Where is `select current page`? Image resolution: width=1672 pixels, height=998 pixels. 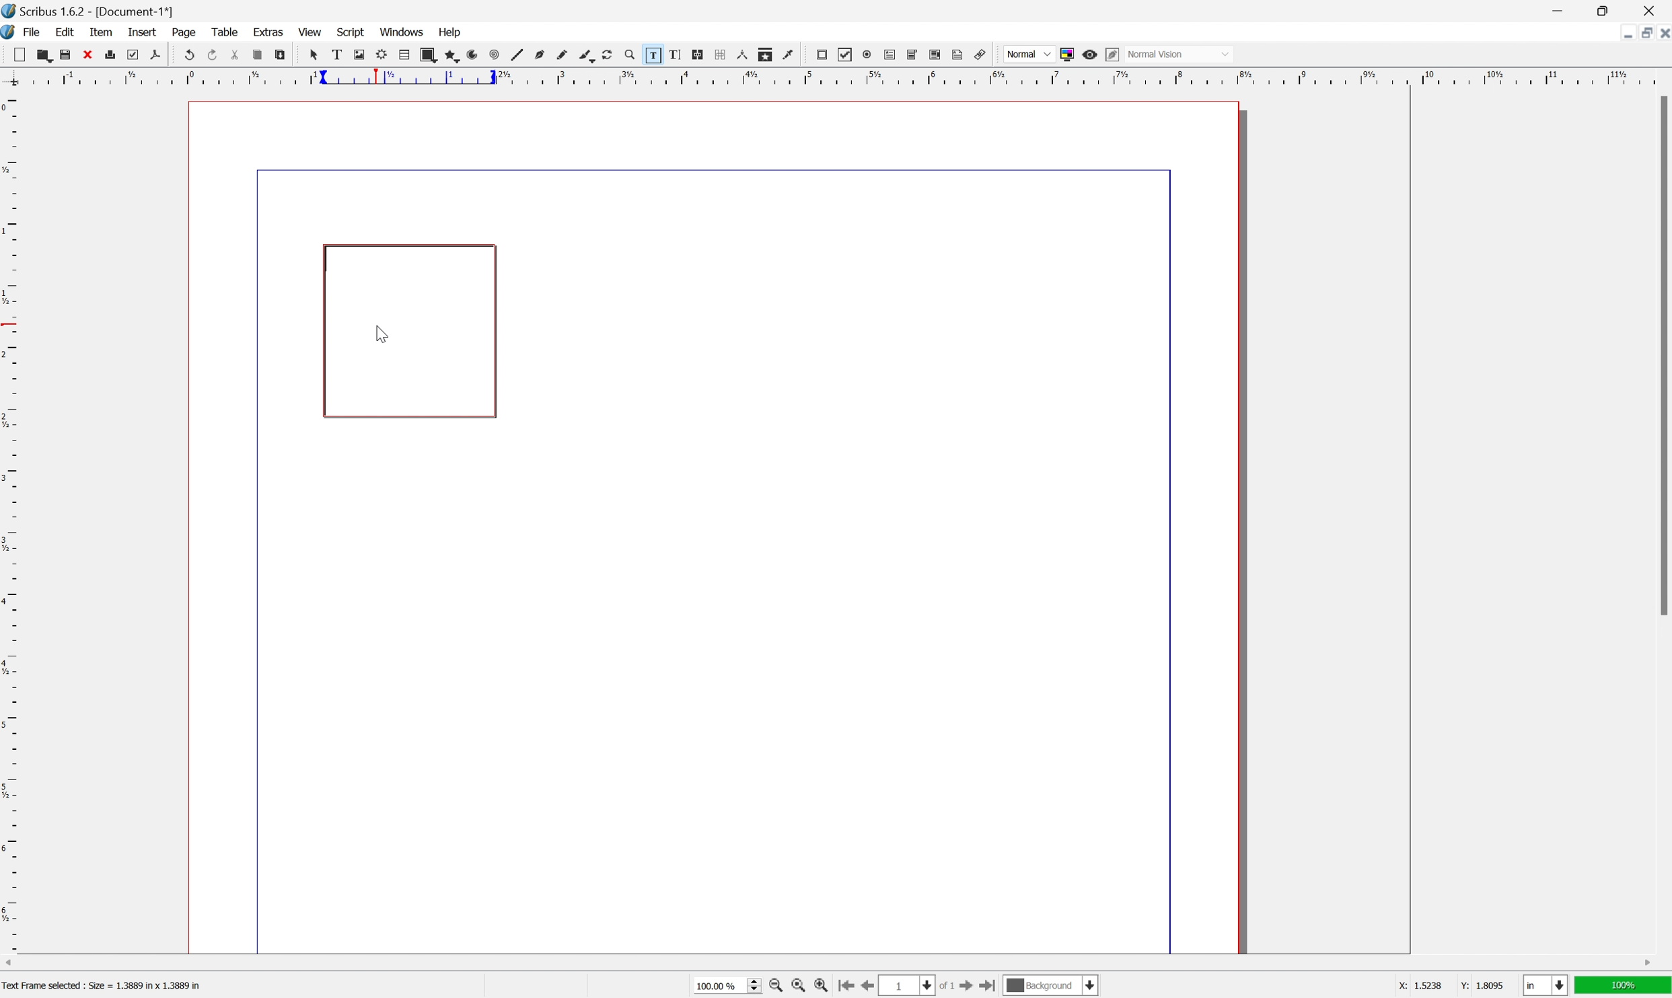 select current page is located at coordinates (920, 987).